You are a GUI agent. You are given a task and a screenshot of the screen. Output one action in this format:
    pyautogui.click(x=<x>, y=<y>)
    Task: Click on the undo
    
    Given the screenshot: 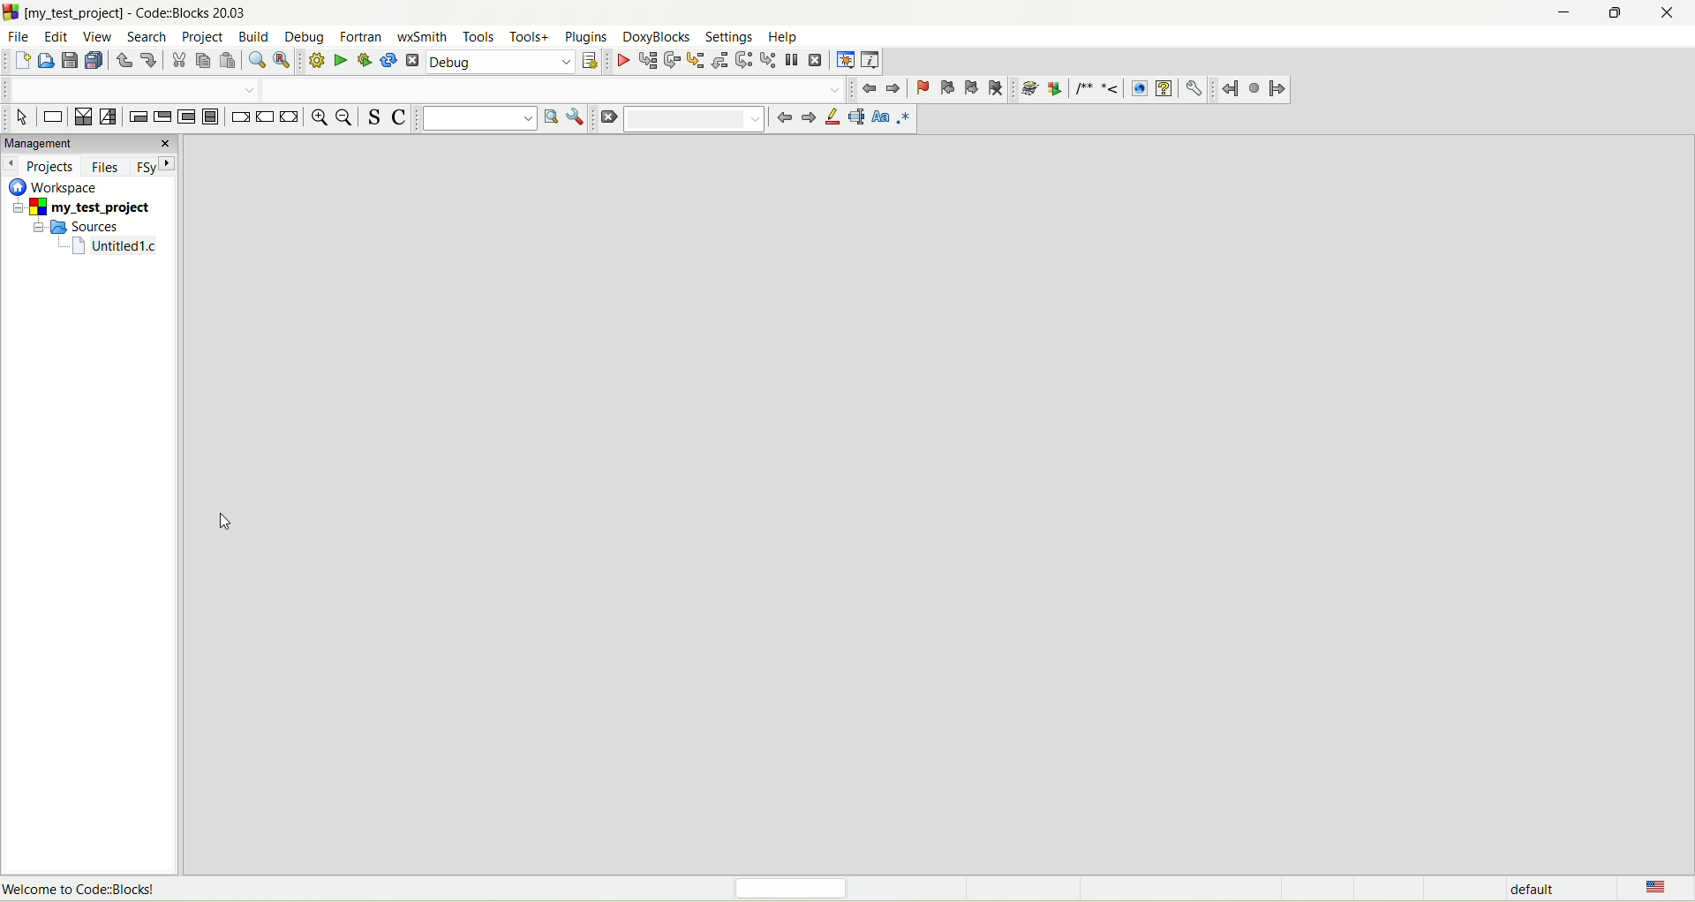 What is the action you would take?
    pyautogui.click(x=123, y=62)
    